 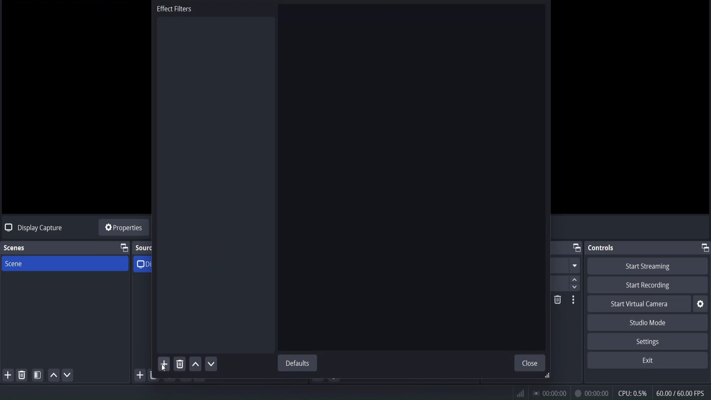 I want to click on fps, so click(x=681, y=393).